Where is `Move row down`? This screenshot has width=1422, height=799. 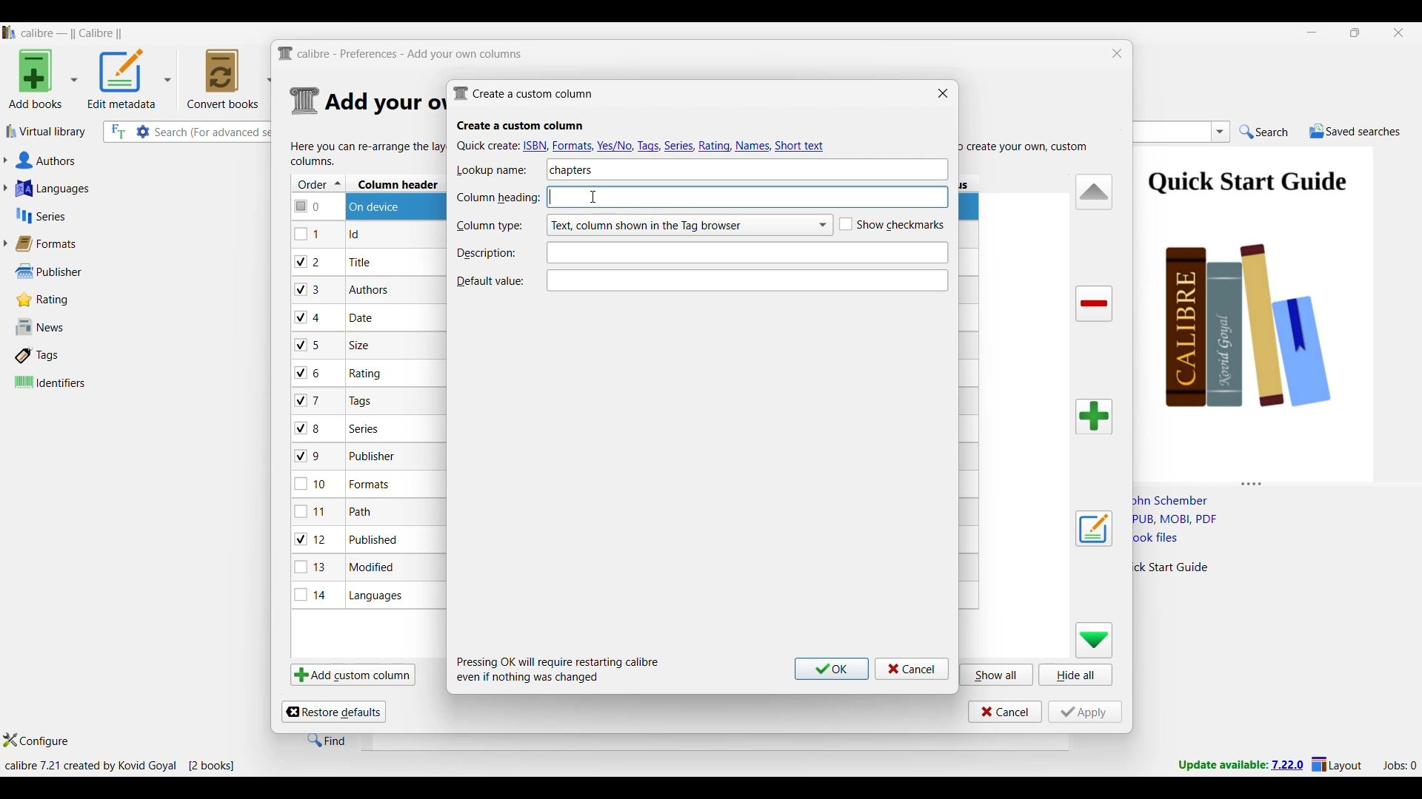
Move row down is located at coordinates (1095, 640).